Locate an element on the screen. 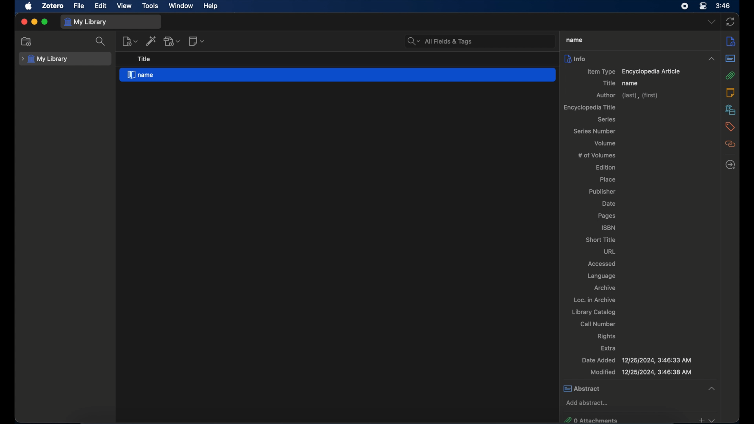  title is located at coordinates (573, 40).